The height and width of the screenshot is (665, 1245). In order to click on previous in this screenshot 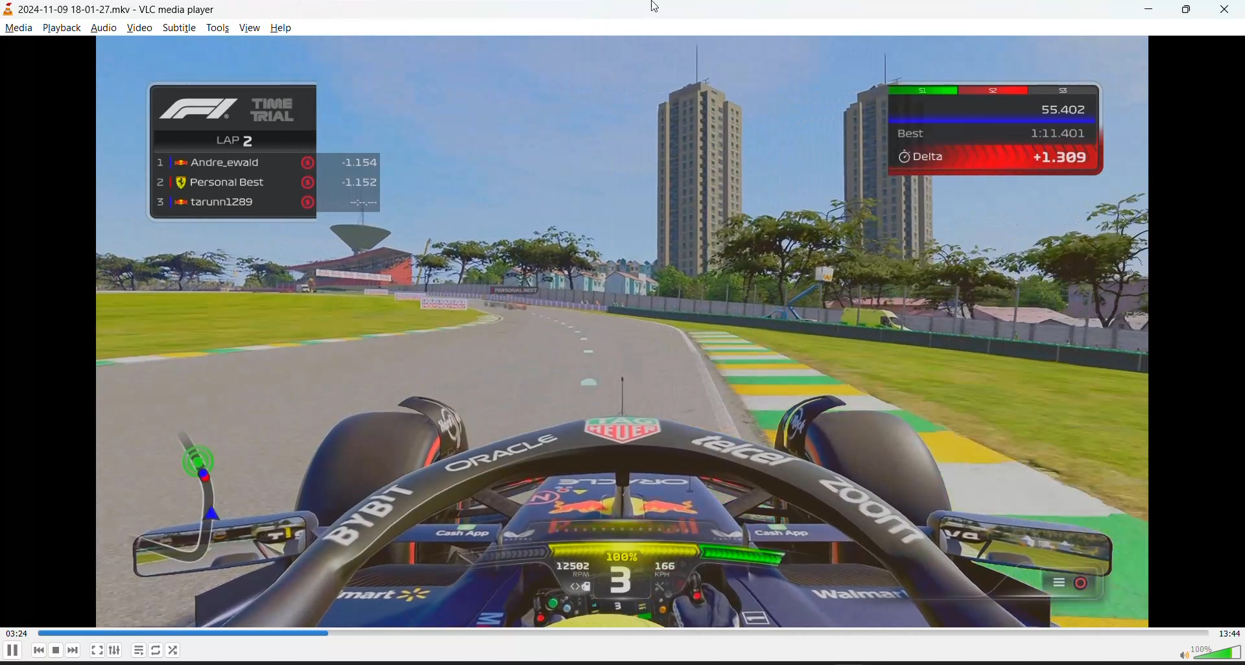, I will do `click(40, 650)`.